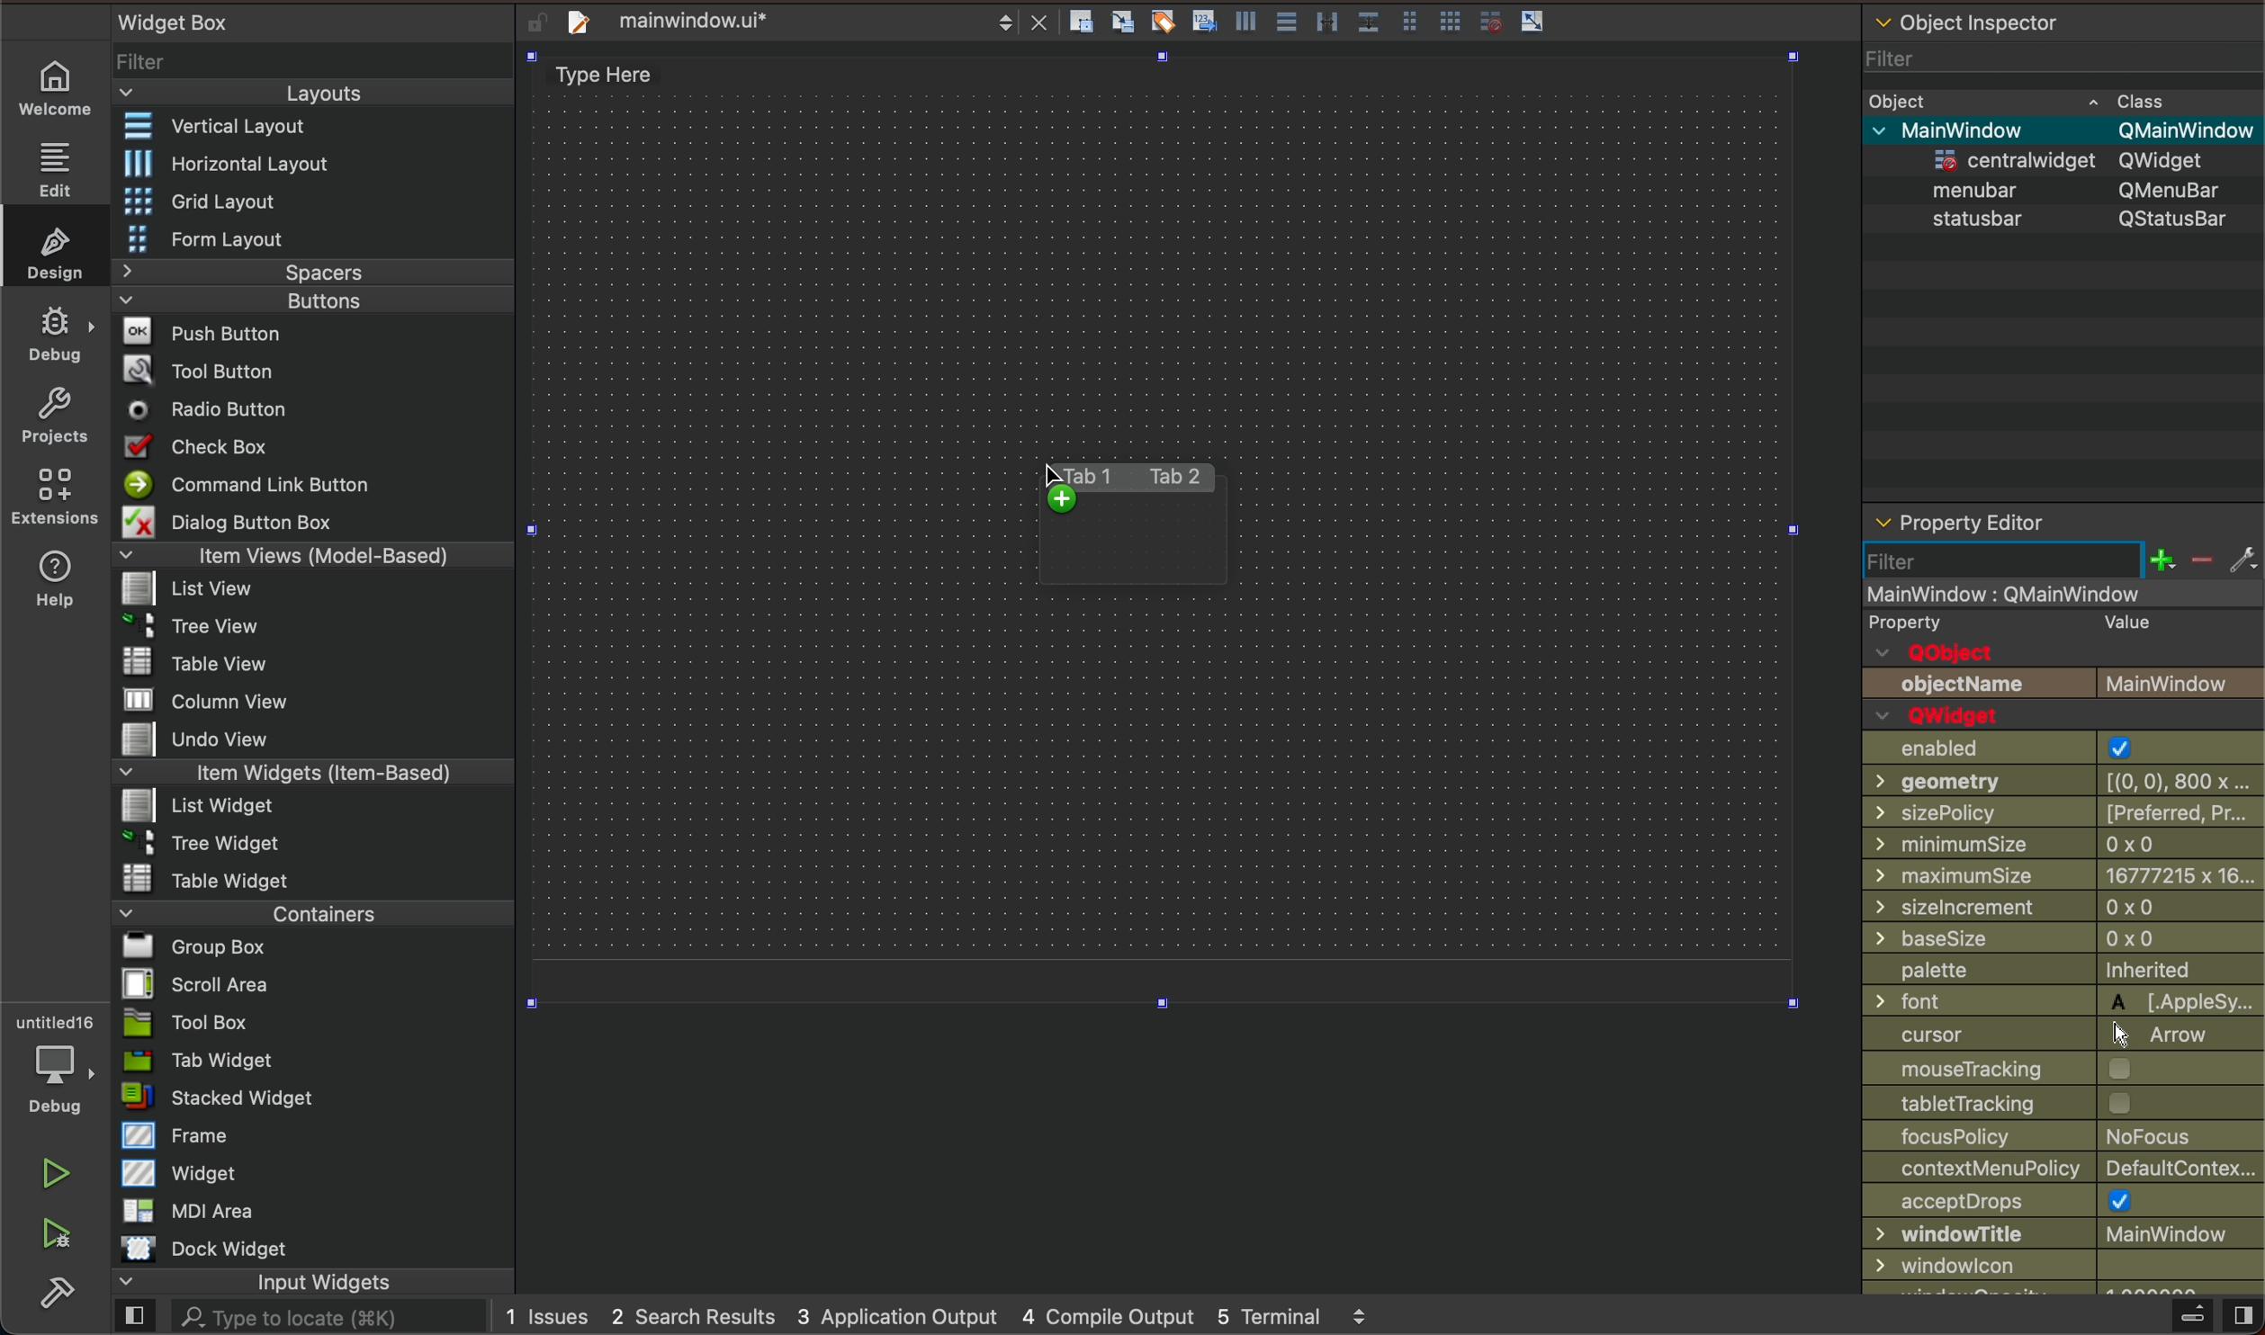  Describe the element at coordinates (58, 576) in the screenshot. I see `help` at that location.